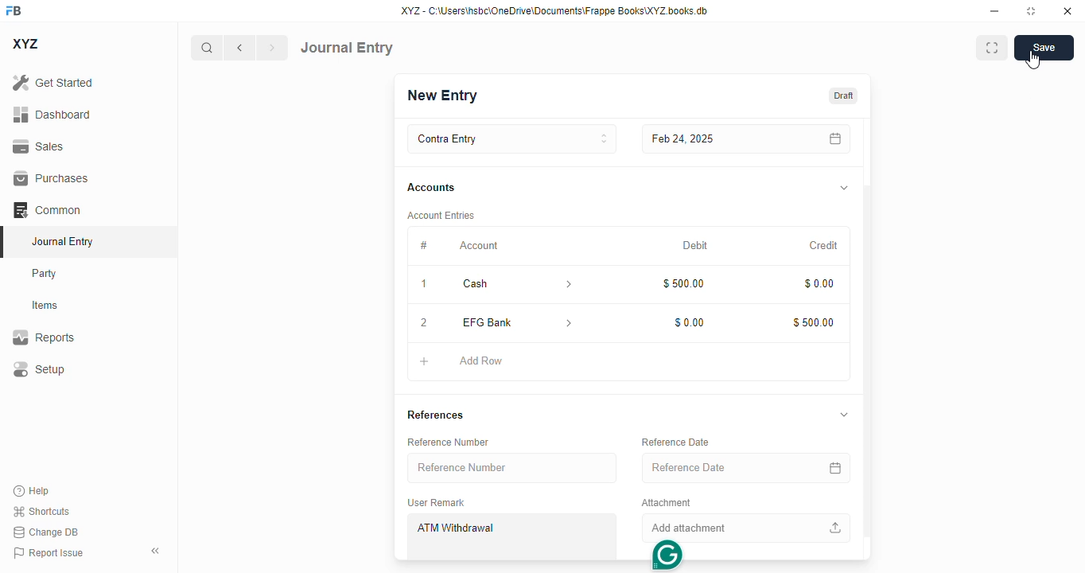 The image size is (1085, 573). Describe the element at coordinates (64, 241) in the screenshot. I see `journal entry` at that location.